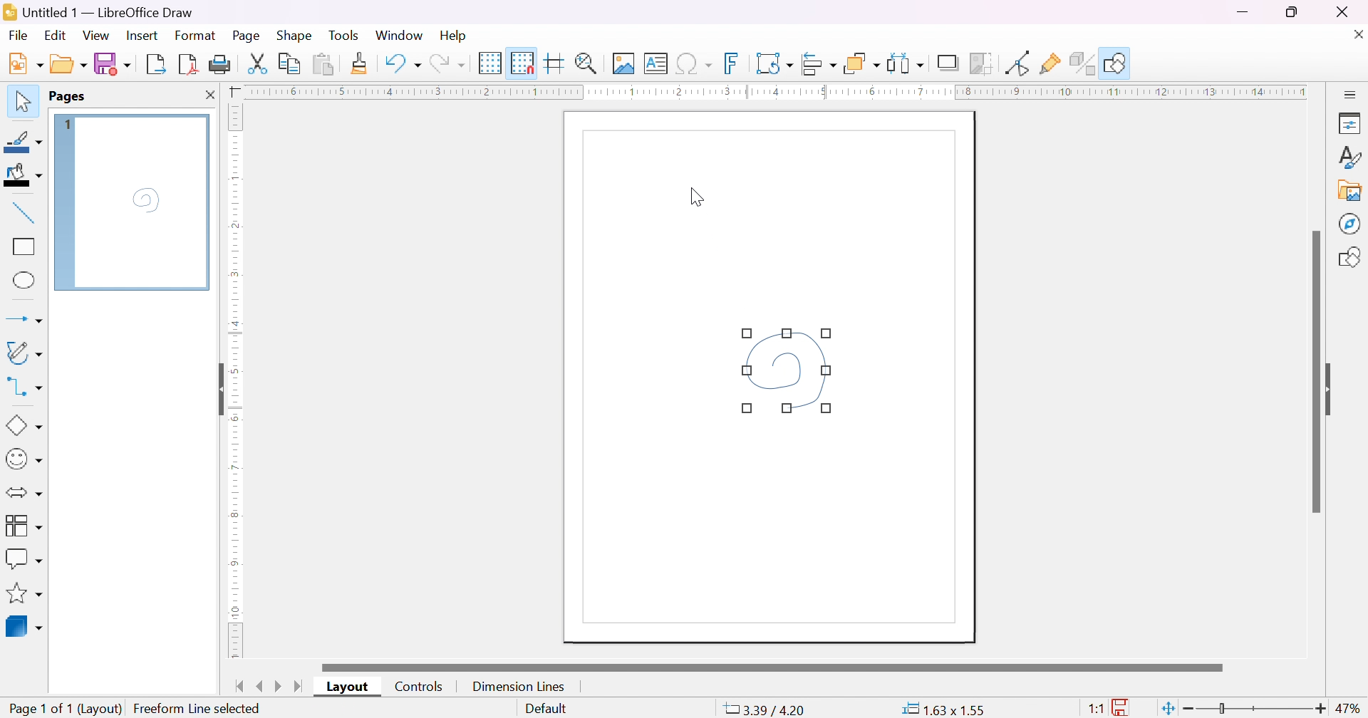  Describe the element at coordinates (24, 627) in the screenshot. I see `3D objects` at that location.